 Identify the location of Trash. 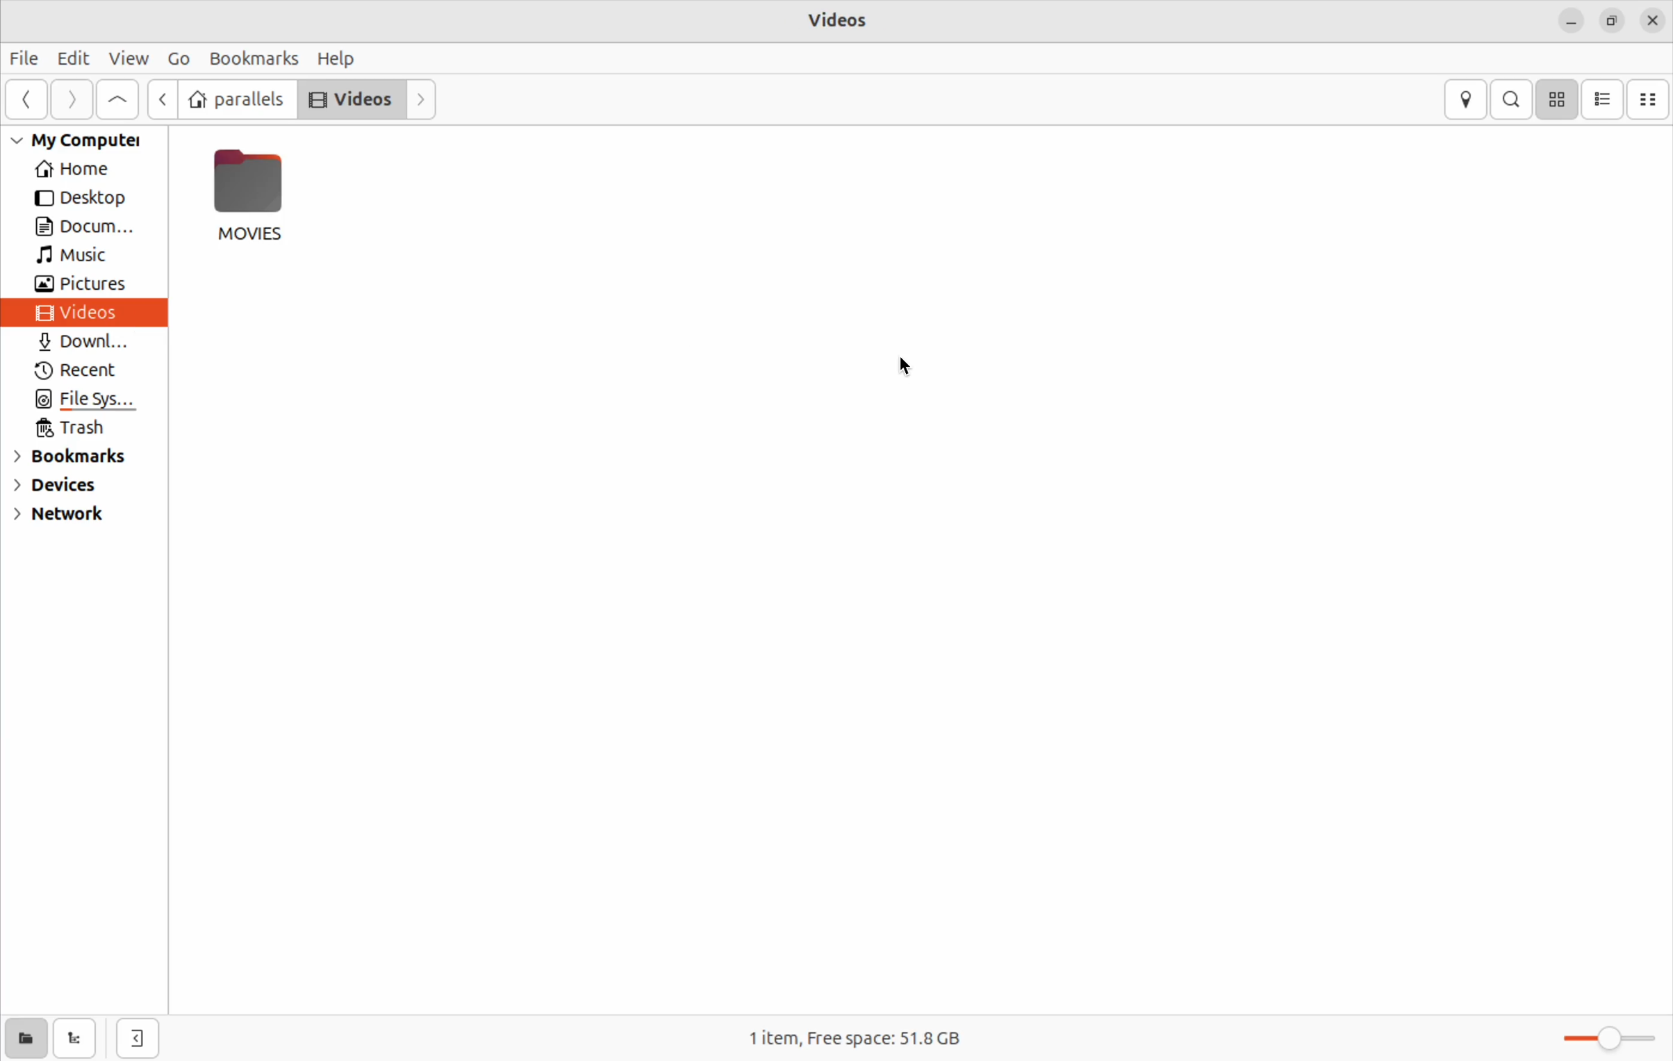
(77, 428).